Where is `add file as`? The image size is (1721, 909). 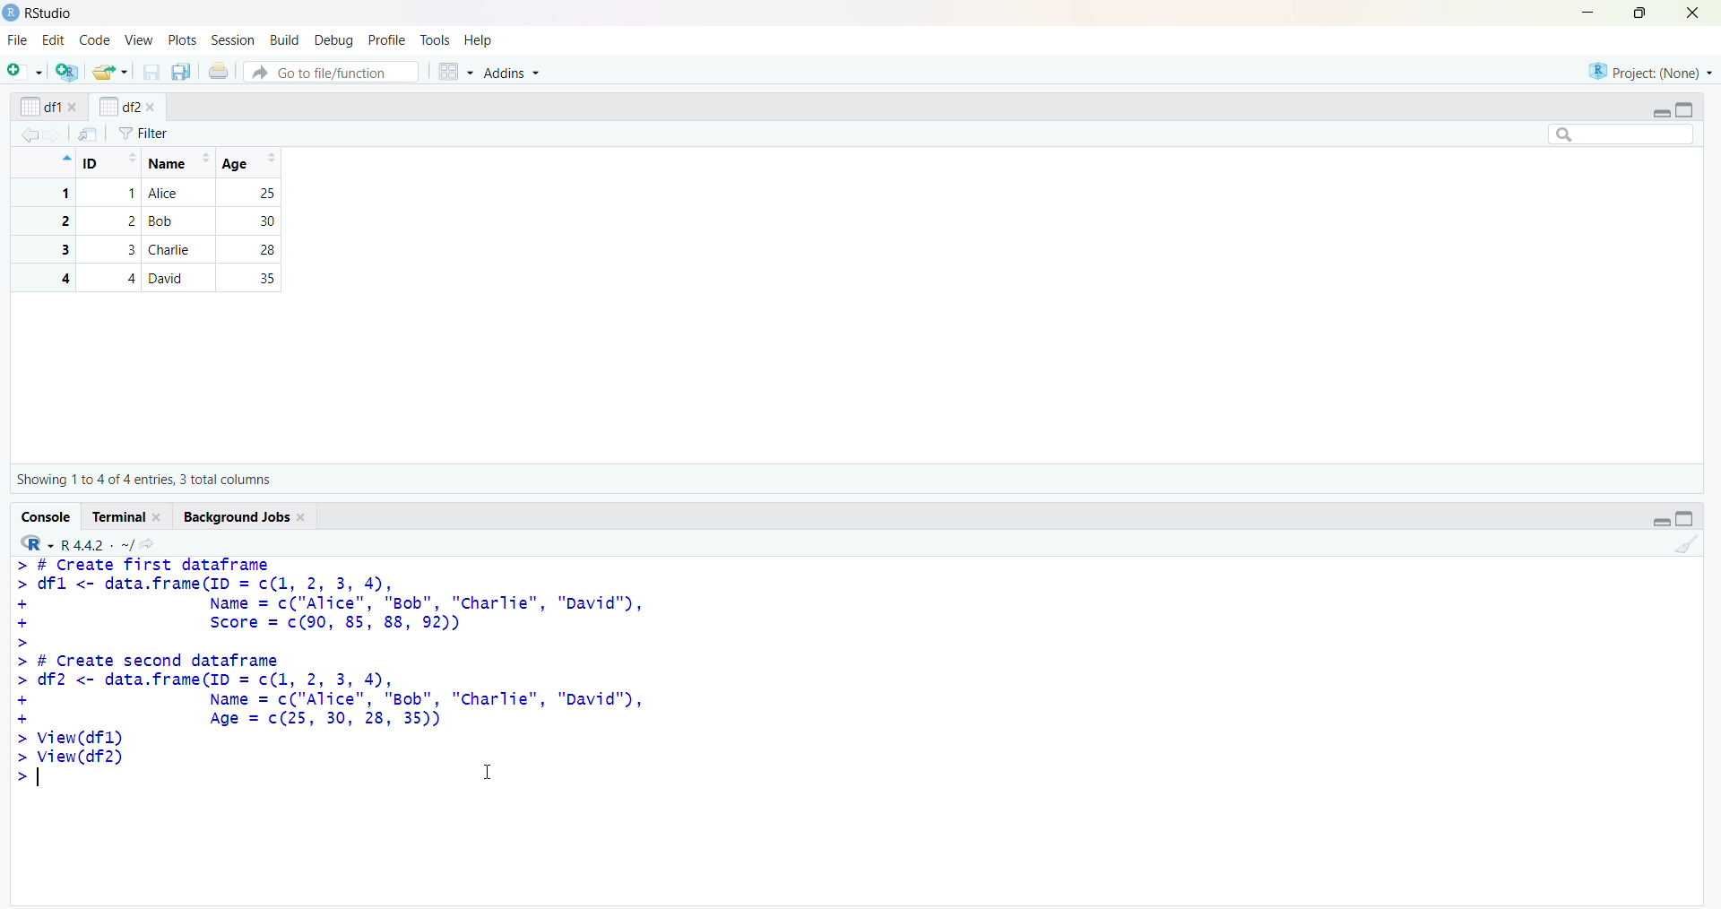
add file as is located at coordinates (29, 71).